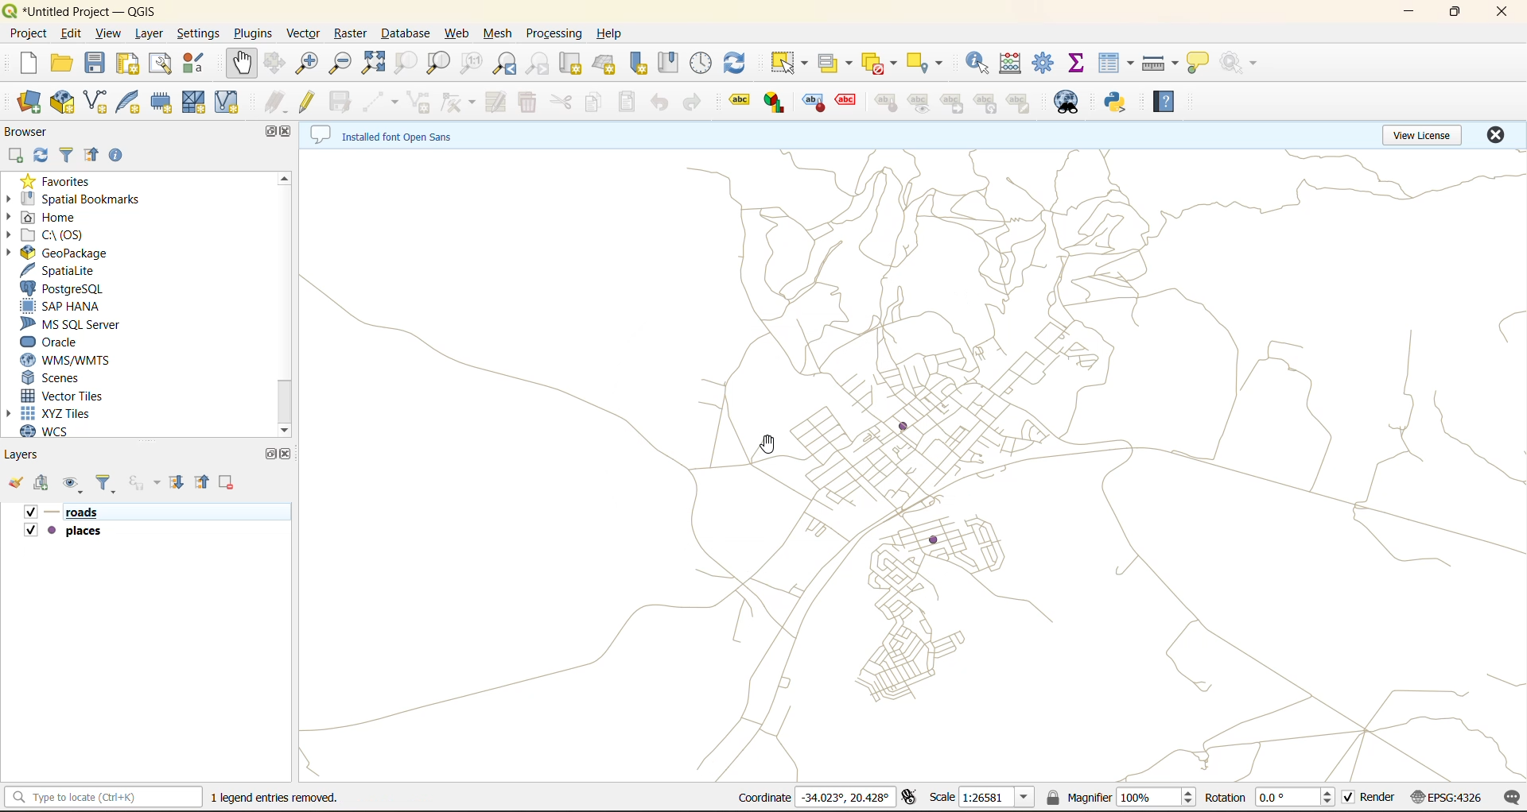 The width and height of the screenshot is (1527, 812). I want to click on statistical summary, so click(1082, 63).